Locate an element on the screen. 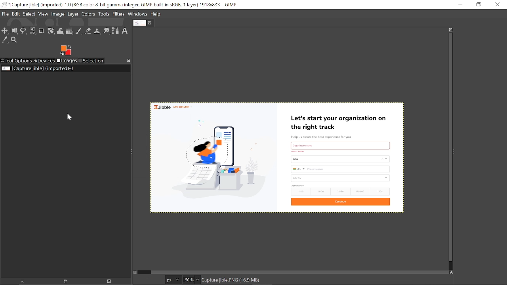 The image size is (507, 285). Layer is located at coordinates (73, 15).